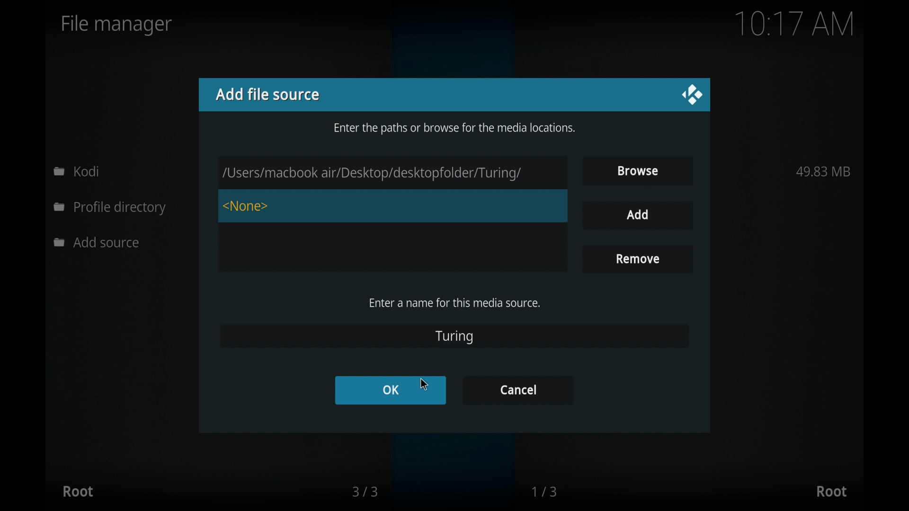  What do you see at coordinates (795, 24) in the screenshot?
I see `10.17 am` at bounding box center [795, 24].